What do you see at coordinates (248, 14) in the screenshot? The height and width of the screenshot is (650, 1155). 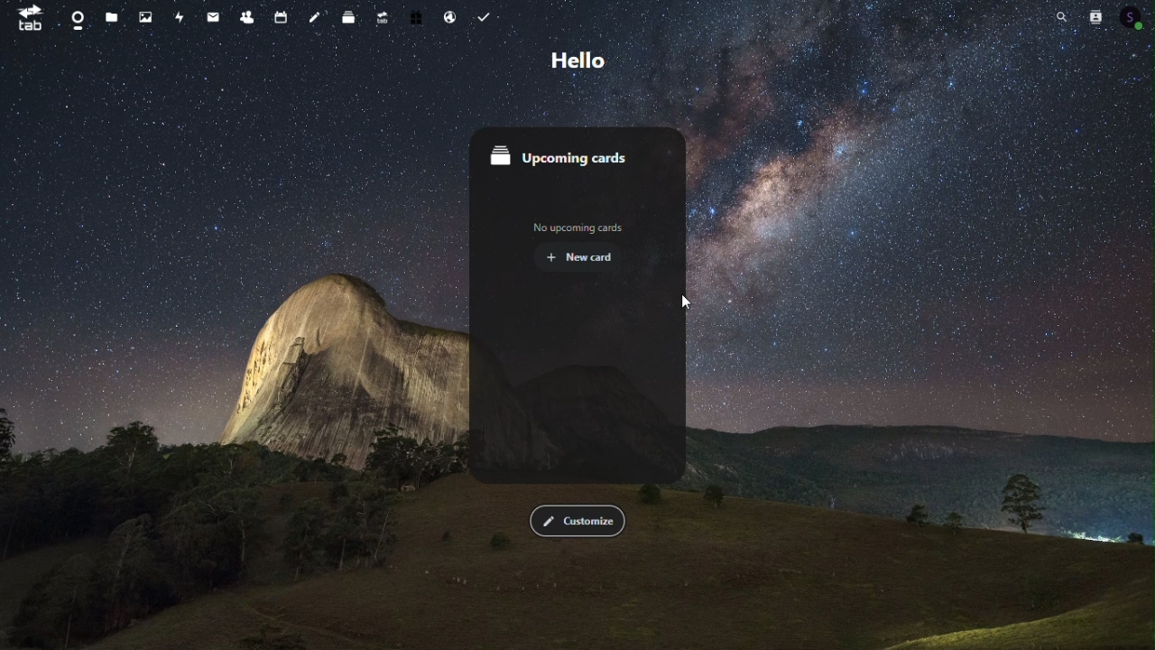 I see `Contacts` at bounding box center [248, 14].